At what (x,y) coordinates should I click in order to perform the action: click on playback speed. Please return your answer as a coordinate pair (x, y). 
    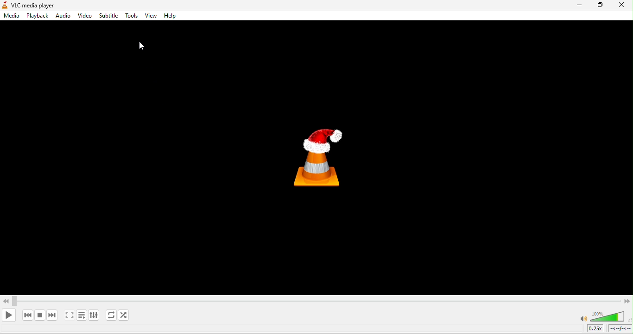
    Looking at the image, I should click on (595, 329).